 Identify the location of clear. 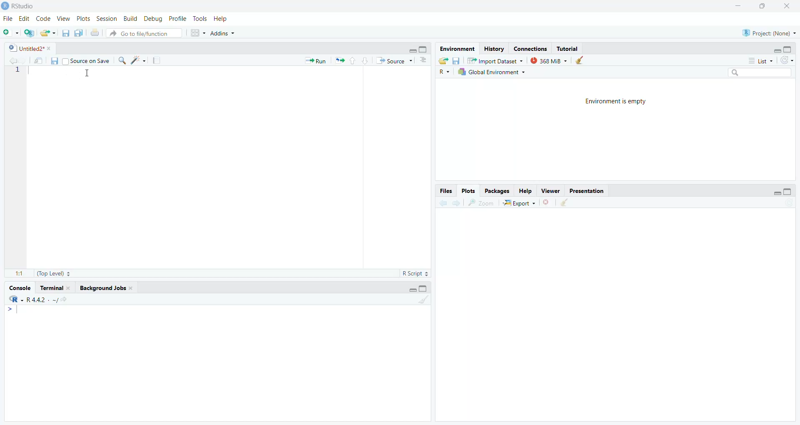
(424, 302).